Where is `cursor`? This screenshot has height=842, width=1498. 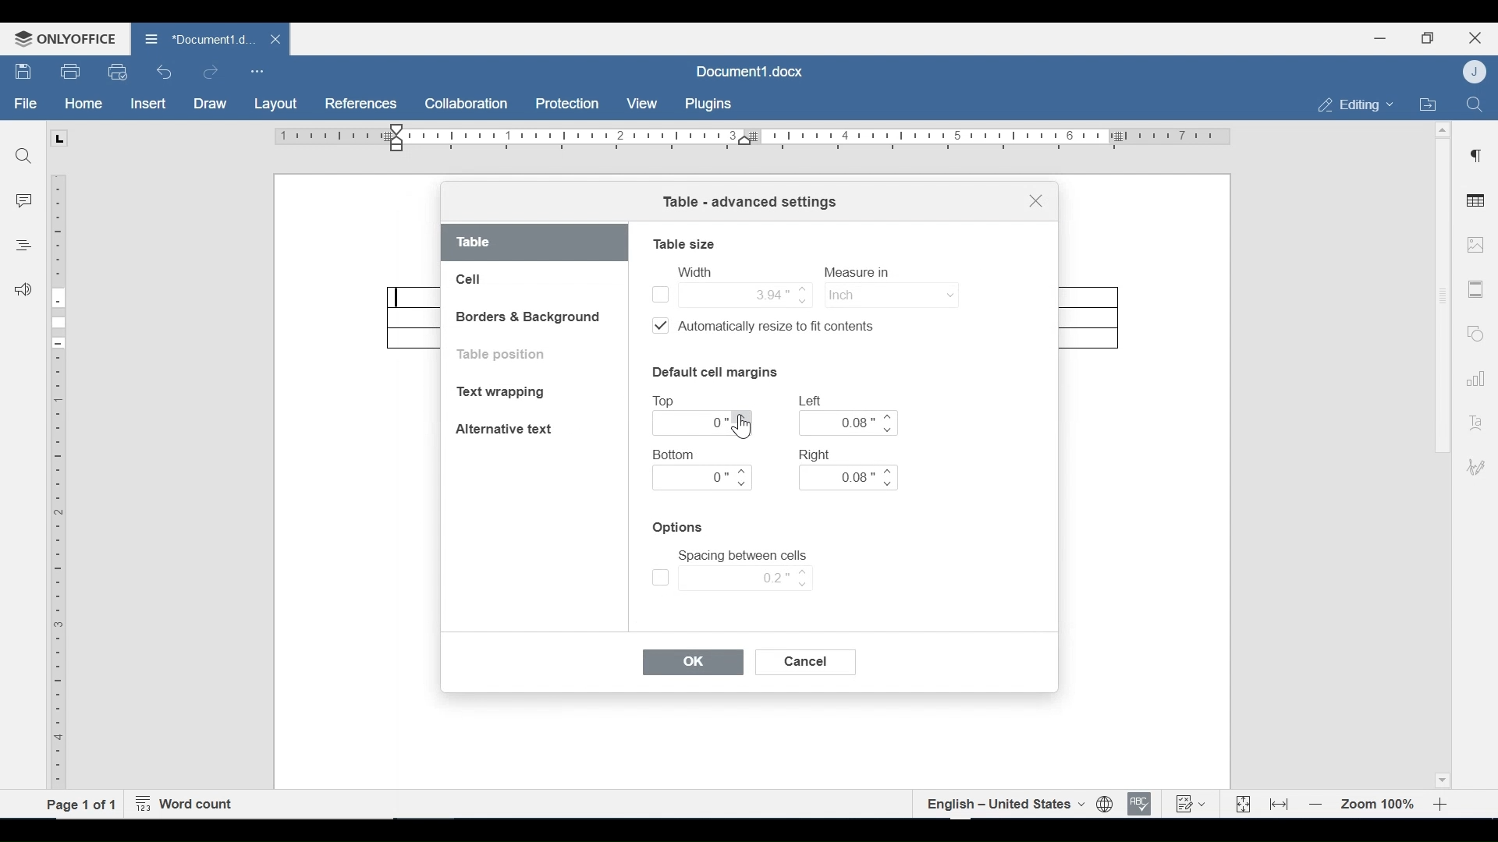 cursor is located at coordinates (743, 430).